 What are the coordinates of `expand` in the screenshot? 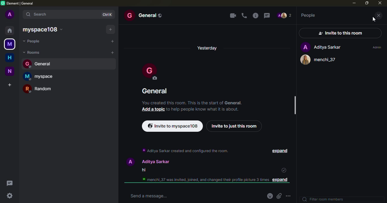 It's located at (275, 151).